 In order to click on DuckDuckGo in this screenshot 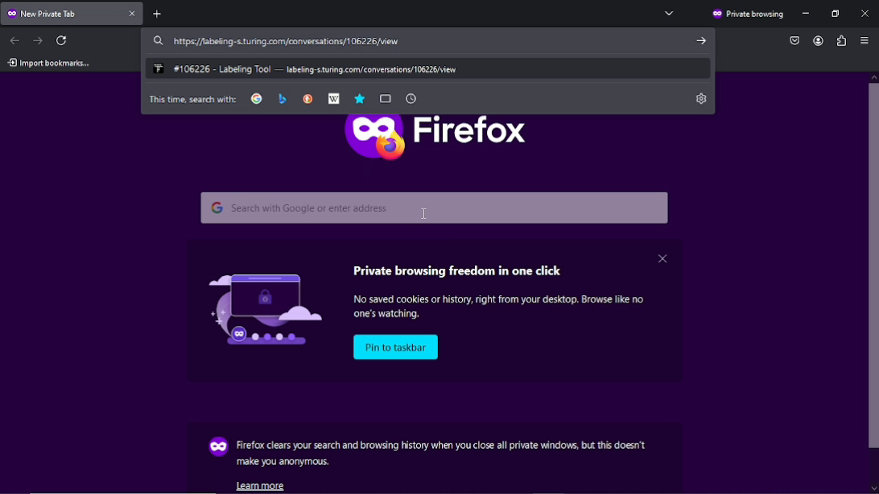, I will do `click(307, 98)`.